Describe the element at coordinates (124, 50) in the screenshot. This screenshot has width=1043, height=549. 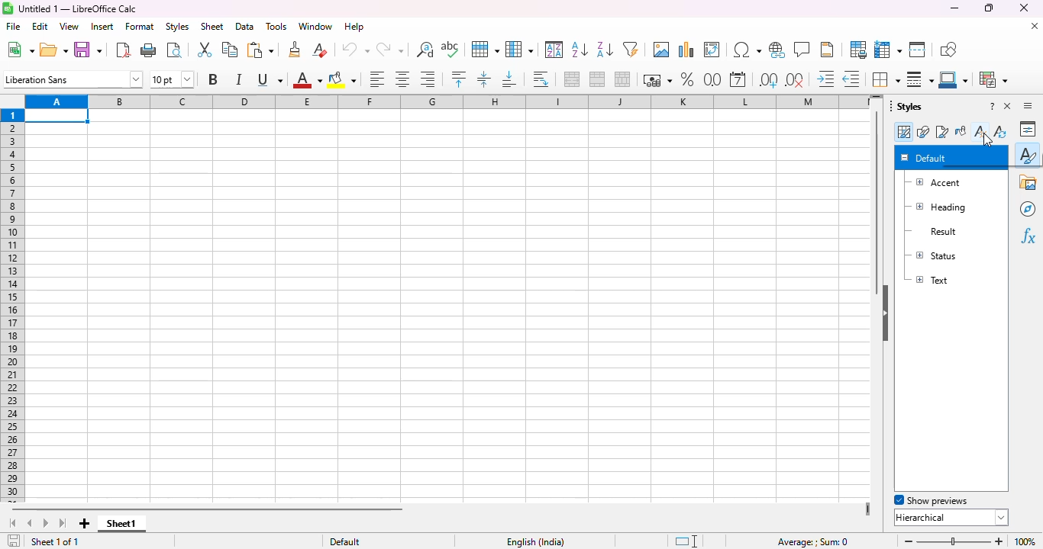
I see `export directly as PDF` at that location.